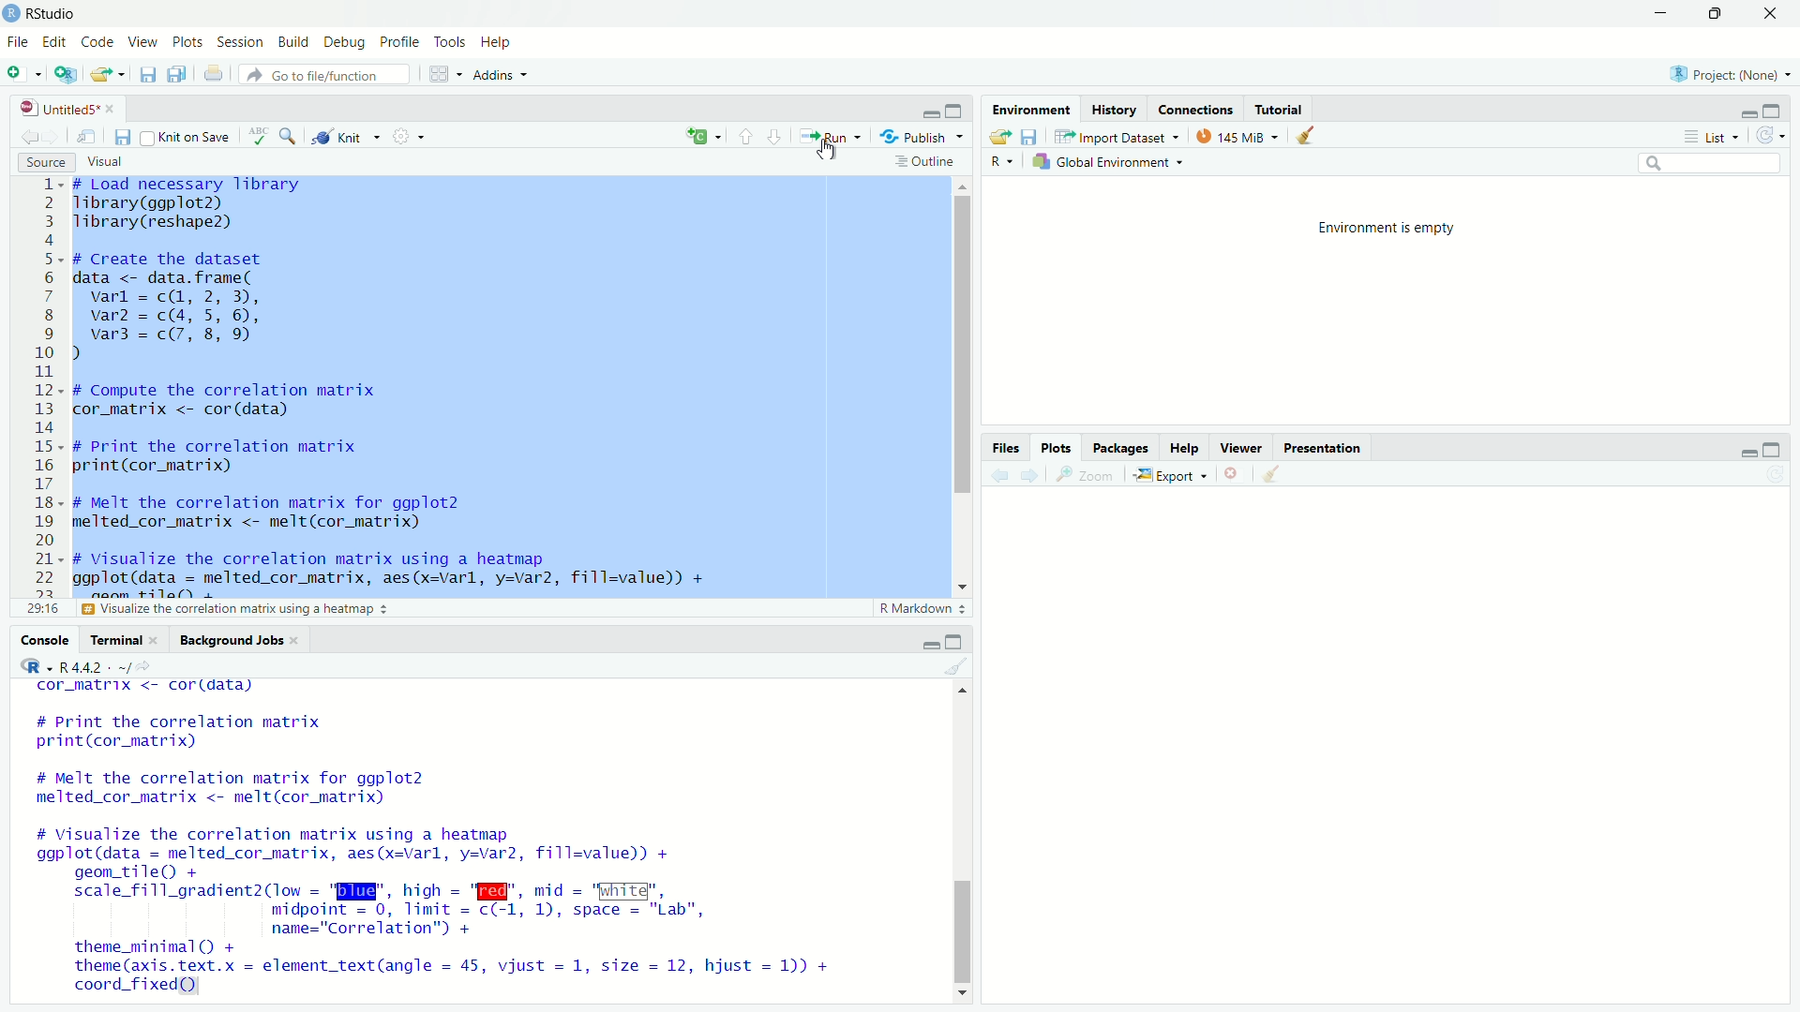 This screenshot has width=1800, height=1012. What do you see at coordinates (1008, 448) in the screenshot?
I see `files` at bounding box center [1008, 448].